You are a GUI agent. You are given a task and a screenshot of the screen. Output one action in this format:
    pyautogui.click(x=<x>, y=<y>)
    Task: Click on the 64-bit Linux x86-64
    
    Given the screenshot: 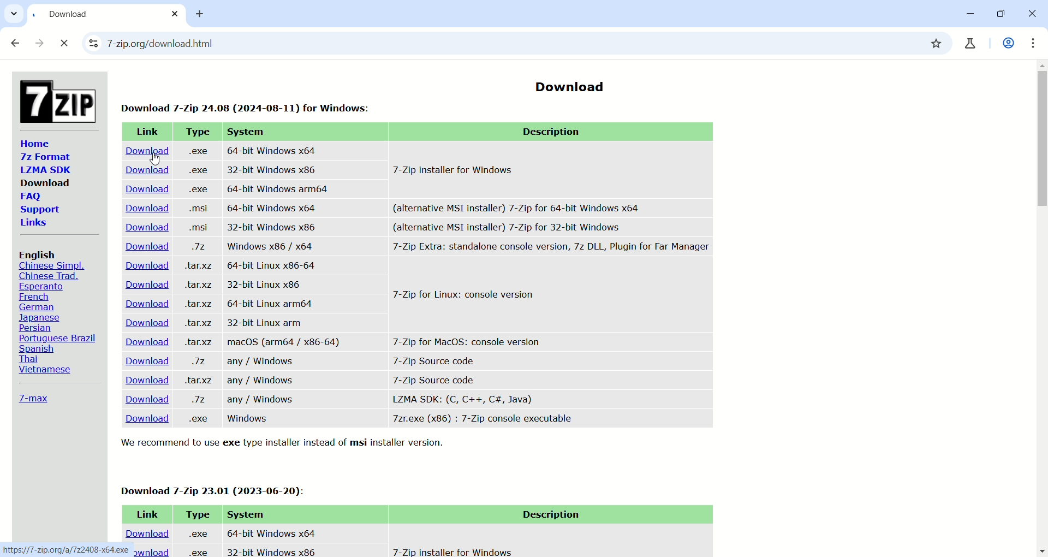 What is the action you would take?
    pyautogui.click(x=272, y=265)
    